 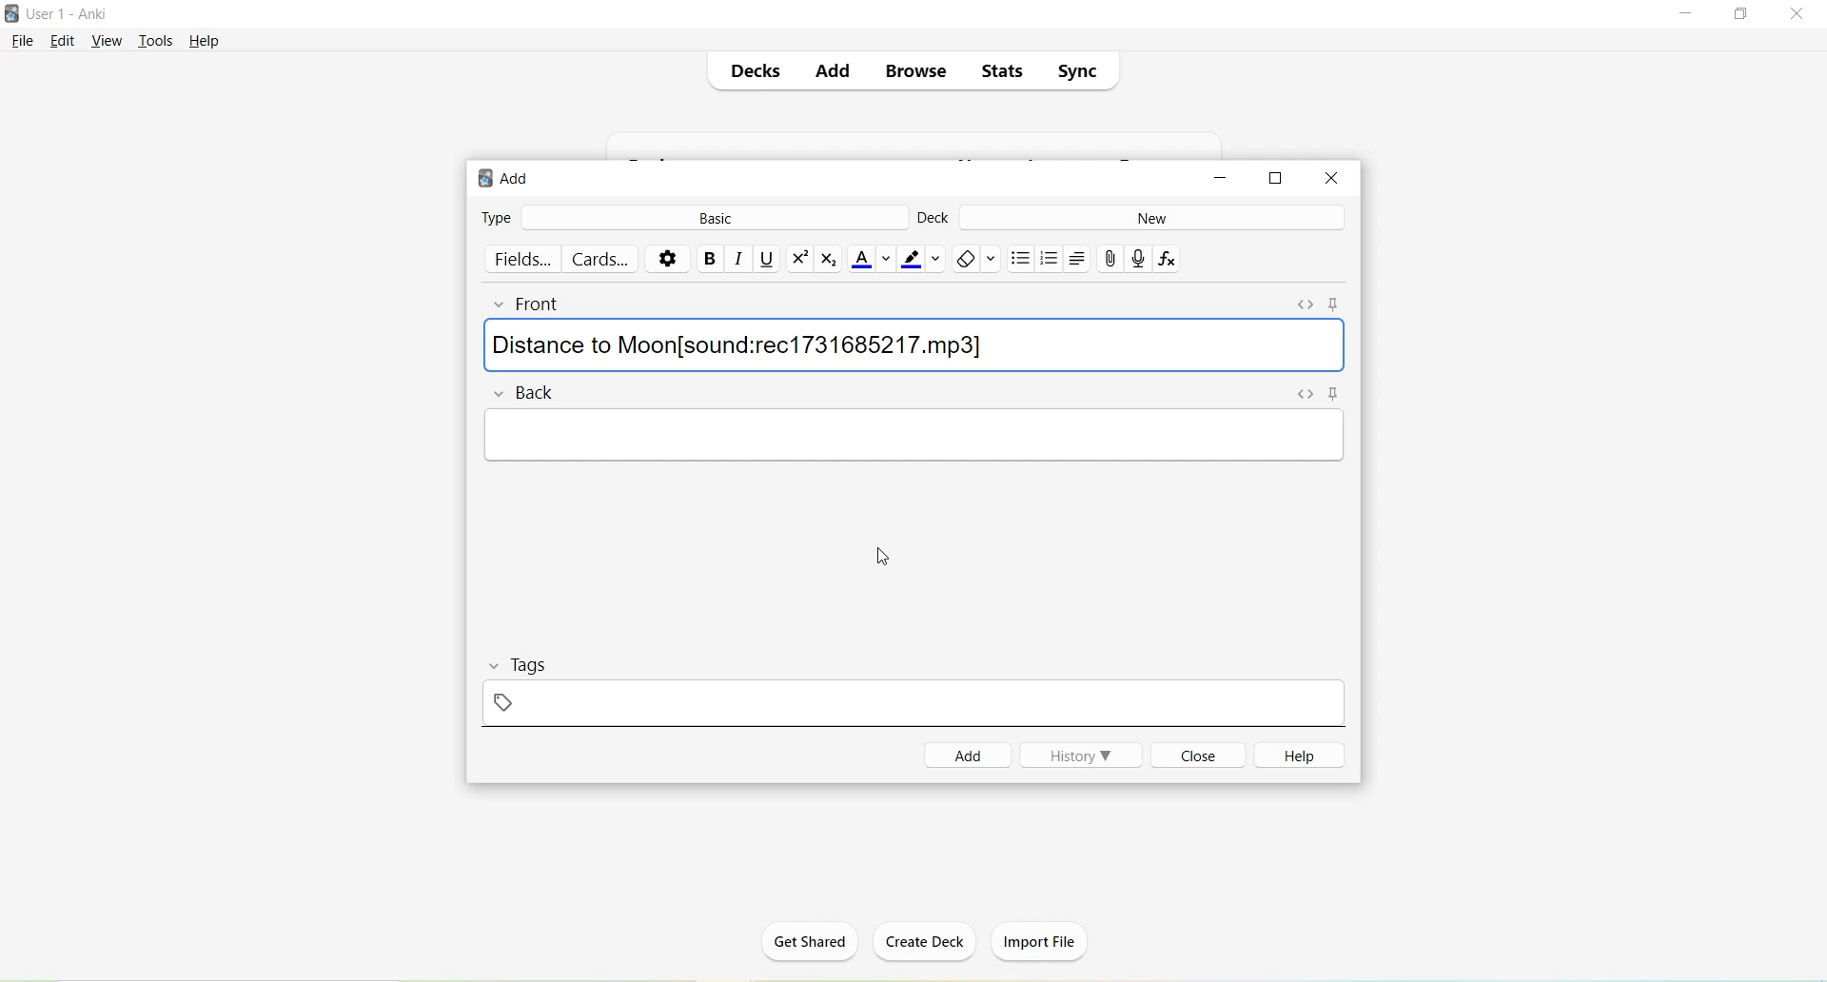 What do you see at coordinates (11, 13) in the screenshot?
I see `Logo` at bounding box center [11, 13].